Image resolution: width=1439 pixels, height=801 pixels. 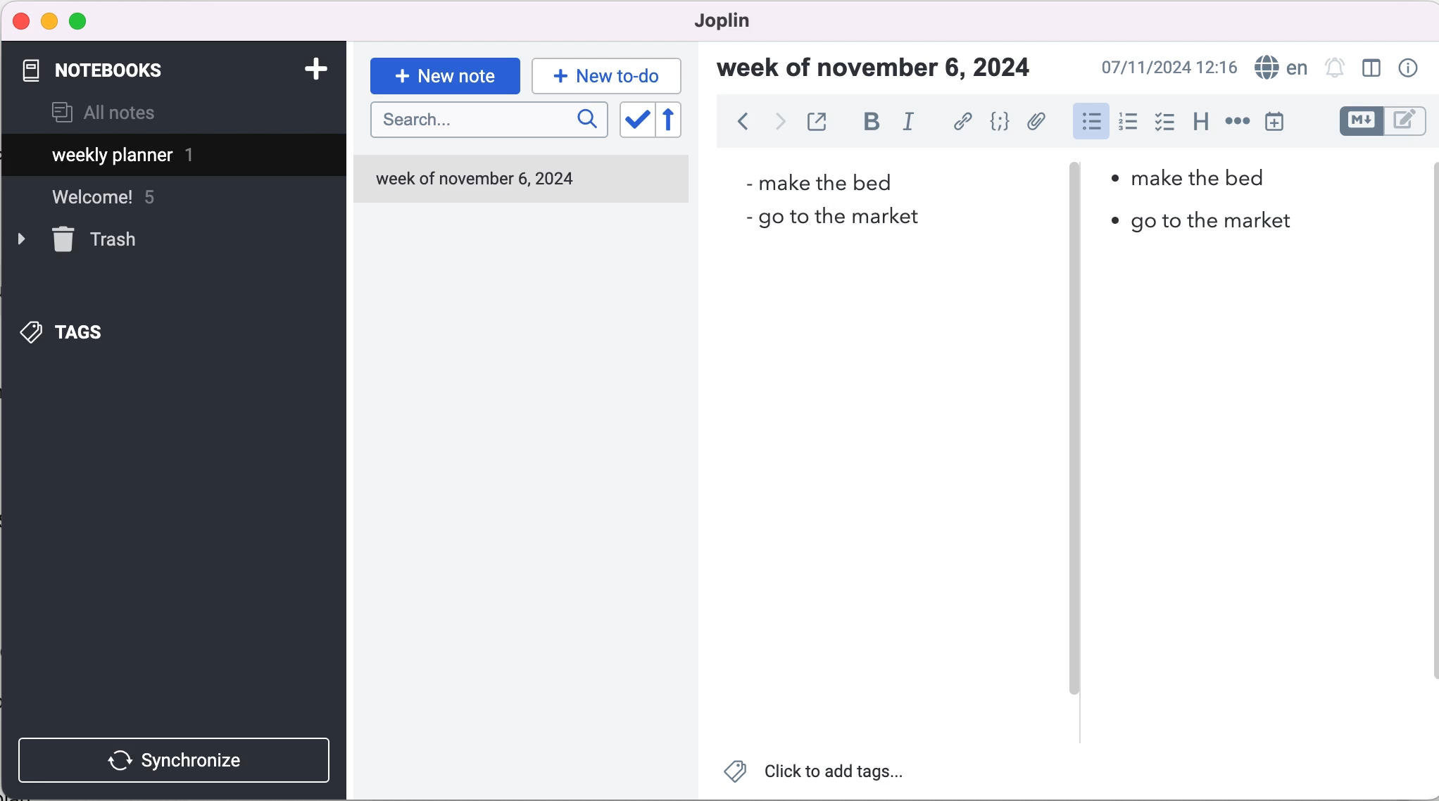 What do you see at coordinates (819, 123) in the screenshot?
I see `toggle external editing` at bounding box center [819, 123].